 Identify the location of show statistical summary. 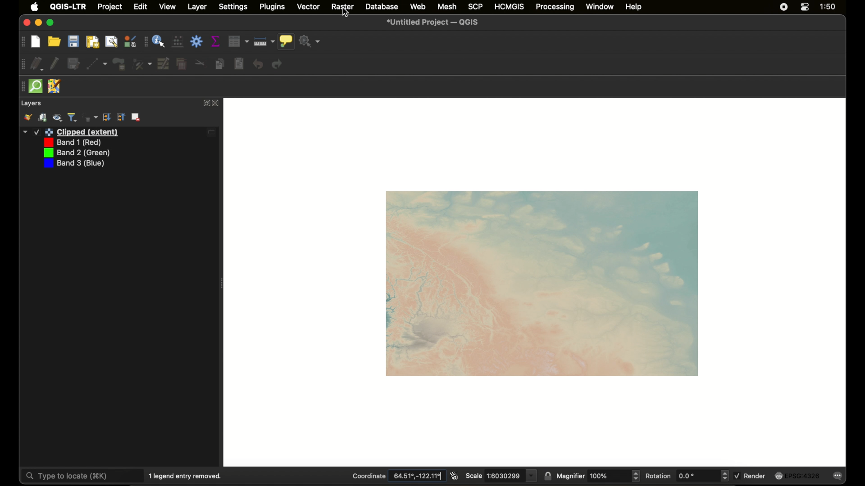
(216, 41).